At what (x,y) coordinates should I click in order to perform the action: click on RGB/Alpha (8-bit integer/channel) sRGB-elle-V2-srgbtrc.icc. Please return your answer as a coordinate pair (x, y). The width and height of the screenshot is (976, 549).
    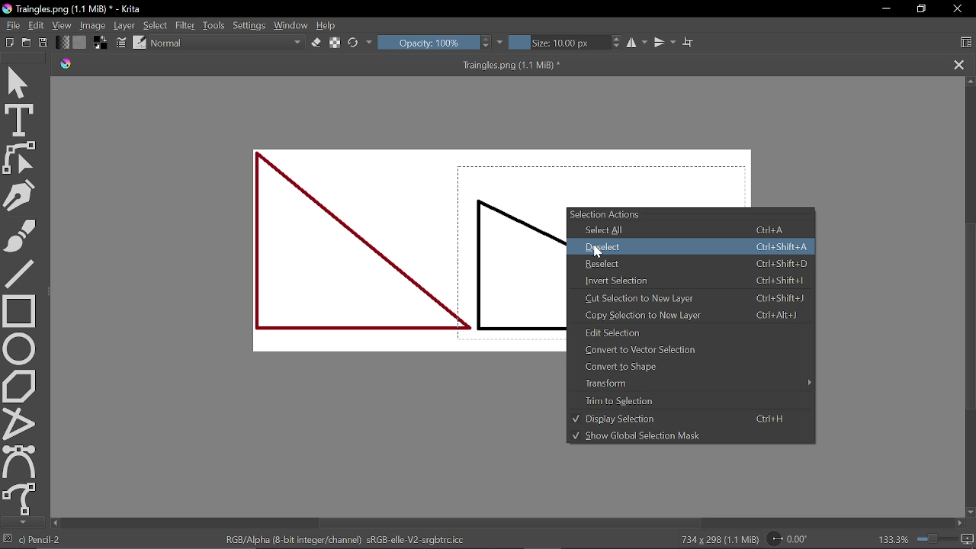
    Looking at the image, I should click on (343, 538).